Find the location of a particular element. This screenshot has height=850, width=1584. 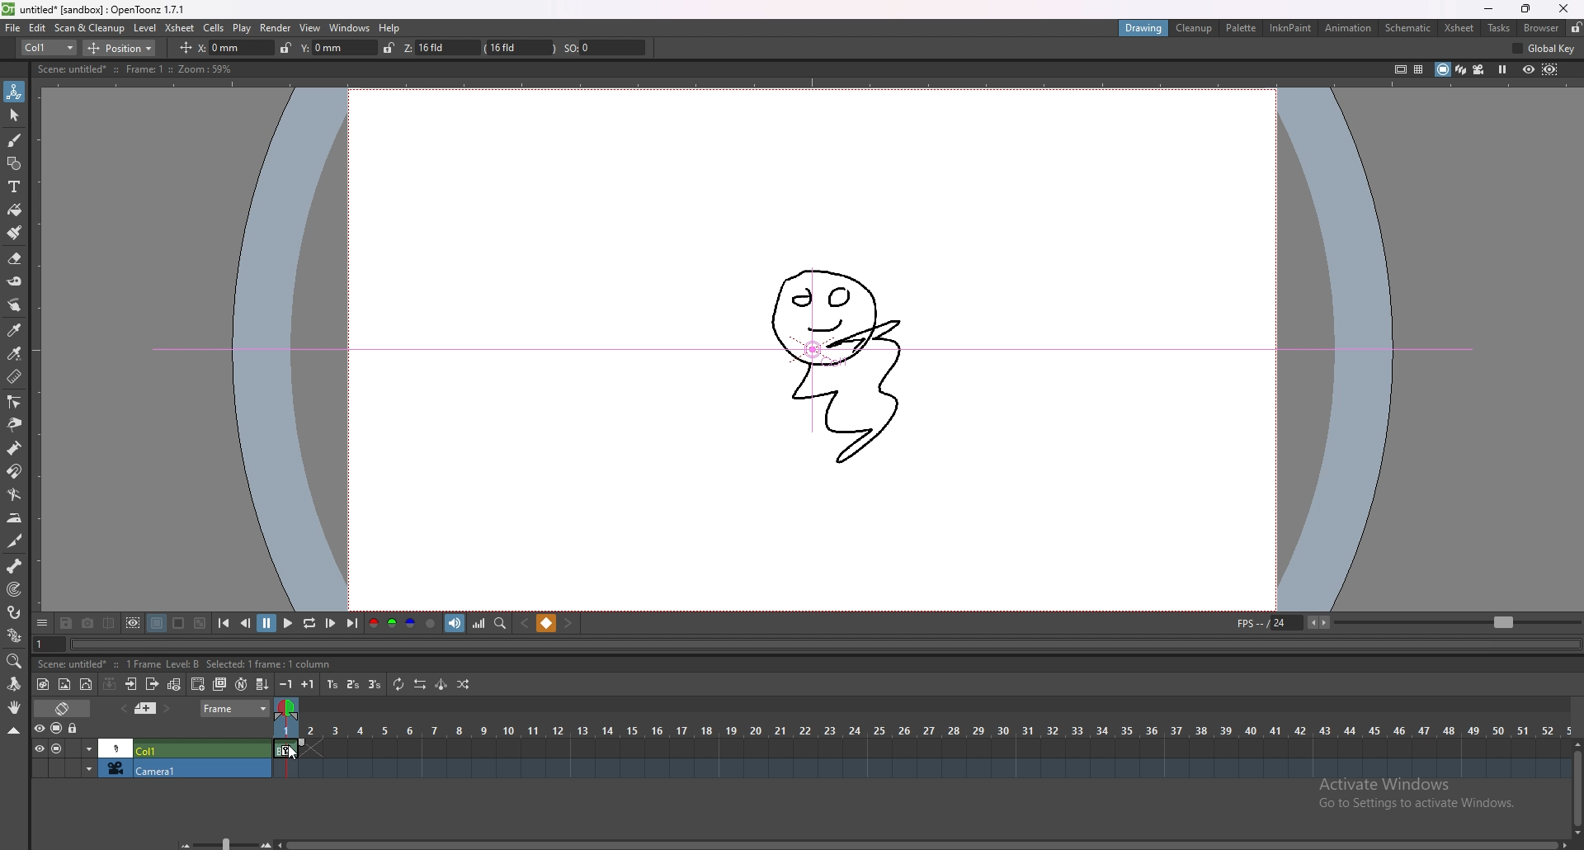

schematic is located at coordinates (1408, 27).